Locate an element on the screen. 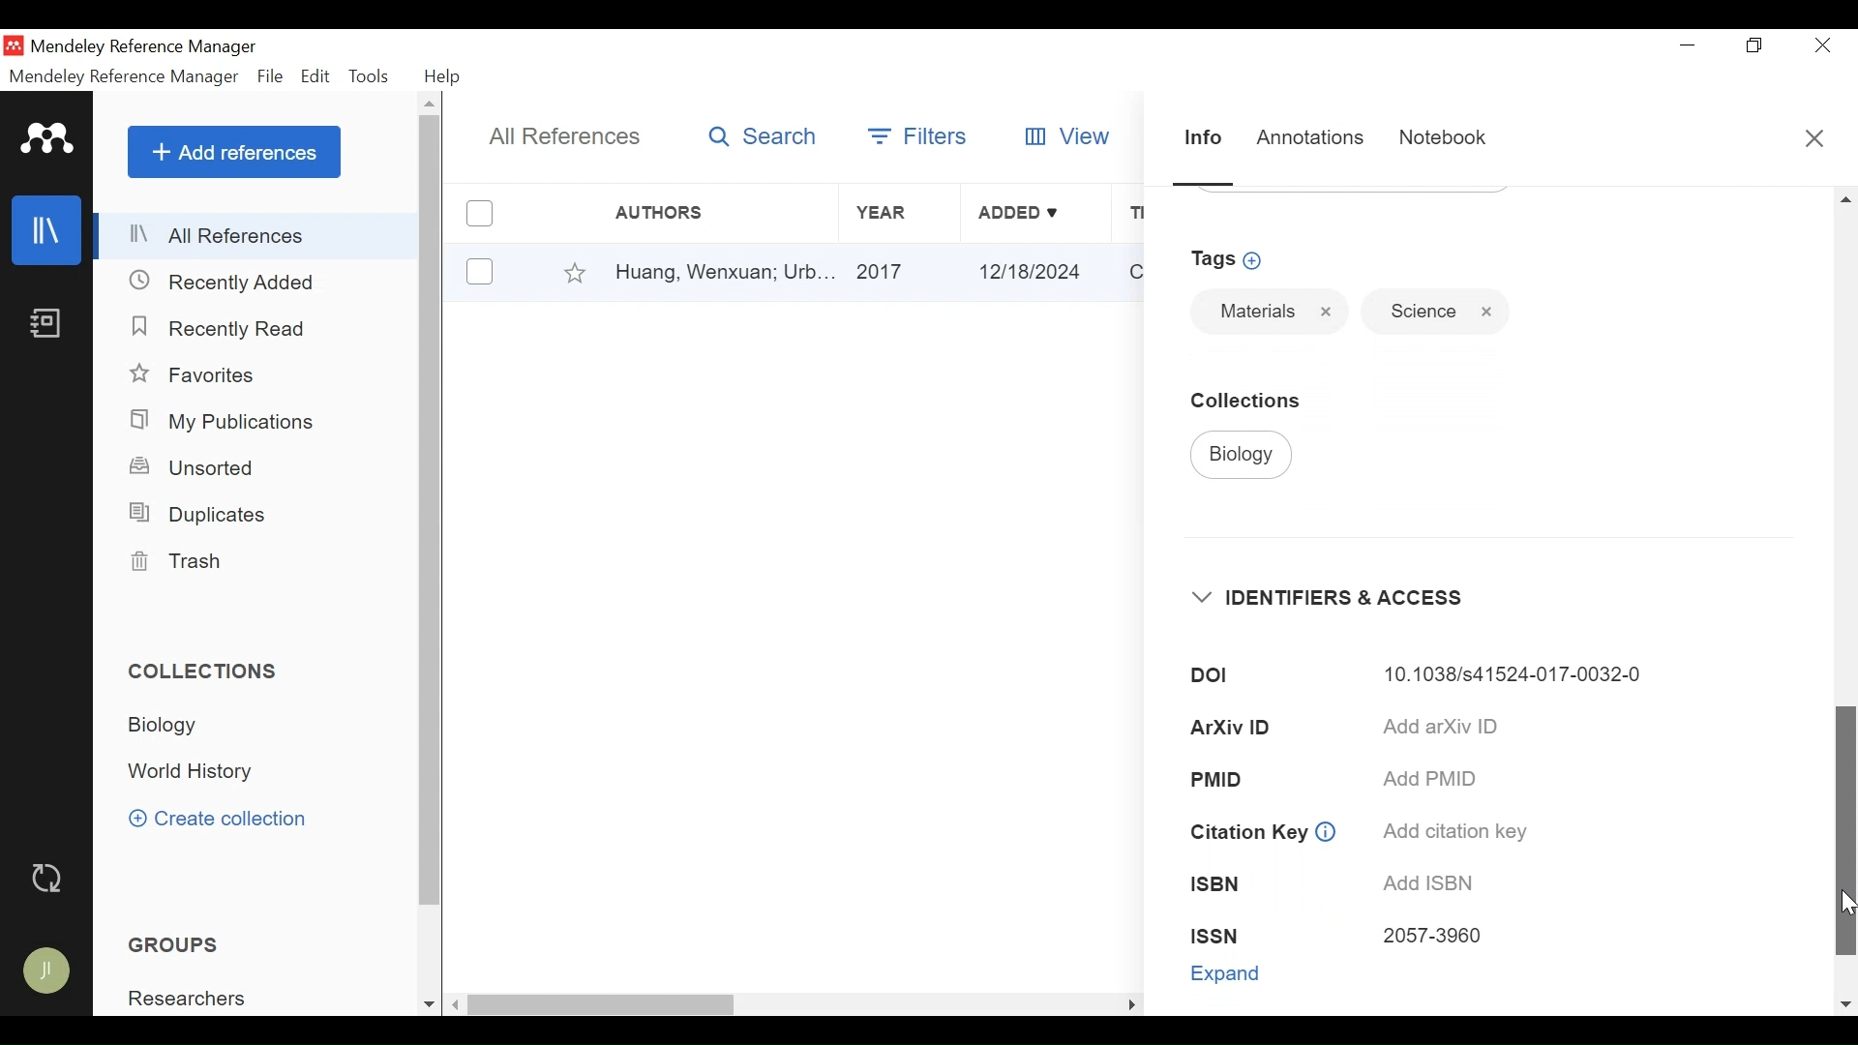 Image resolution: width=1858 pixels, height=1045 pixels. Year is located at coordinates (897, 213).